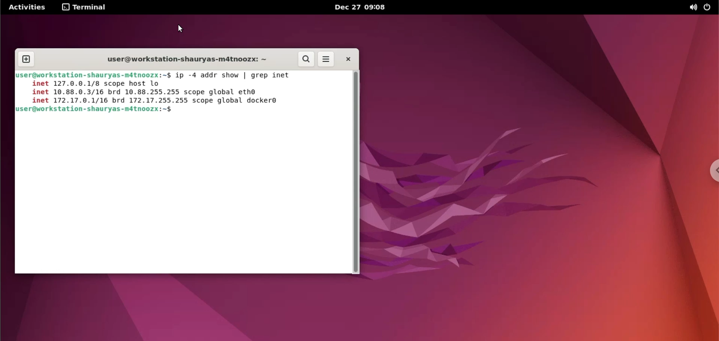  Describe the element at coordinates (691, 7) in the screenshot. I see `sound options` at that location.